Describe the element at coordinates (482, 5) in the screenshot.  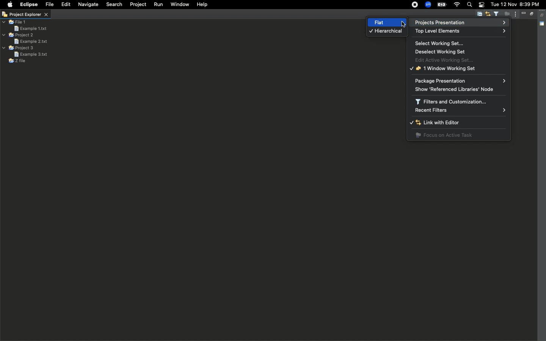
I see `Notification` at that location.